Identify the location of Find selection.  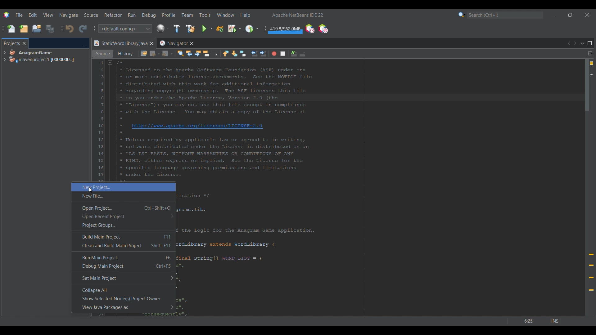
(180, 53).